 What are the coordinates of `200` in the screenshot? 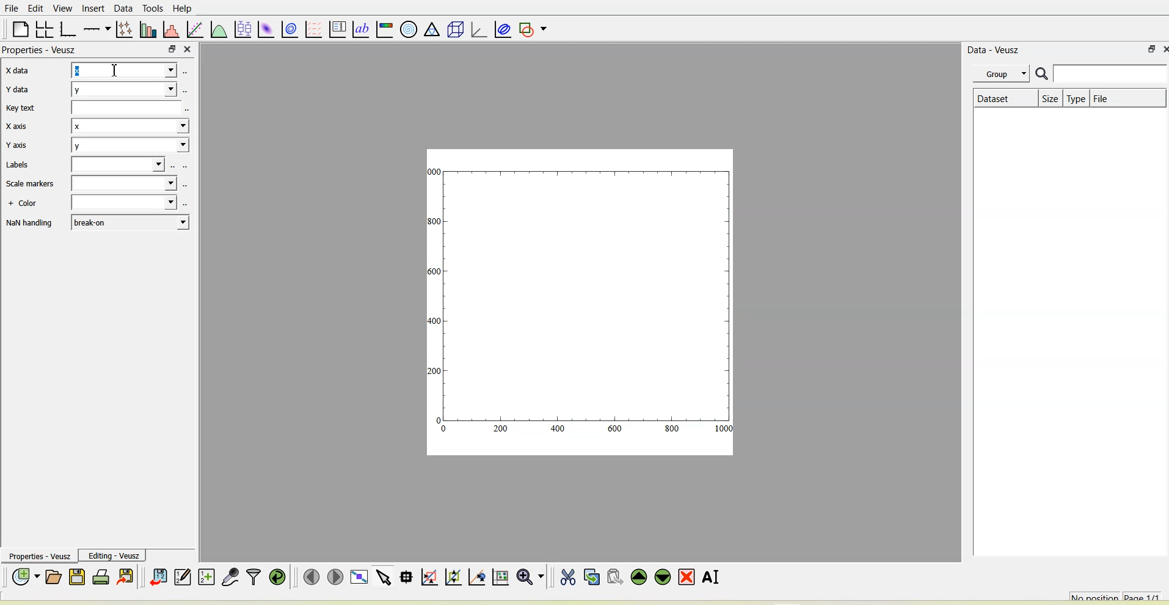 It's located at (435, 370).